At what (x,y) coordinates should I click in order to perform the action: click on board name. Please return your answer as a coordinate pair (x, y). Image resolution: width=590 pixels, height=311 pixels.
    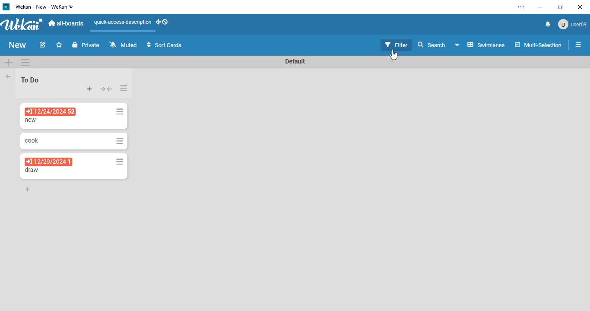
    Looking at the image, I should click on (18, 45).